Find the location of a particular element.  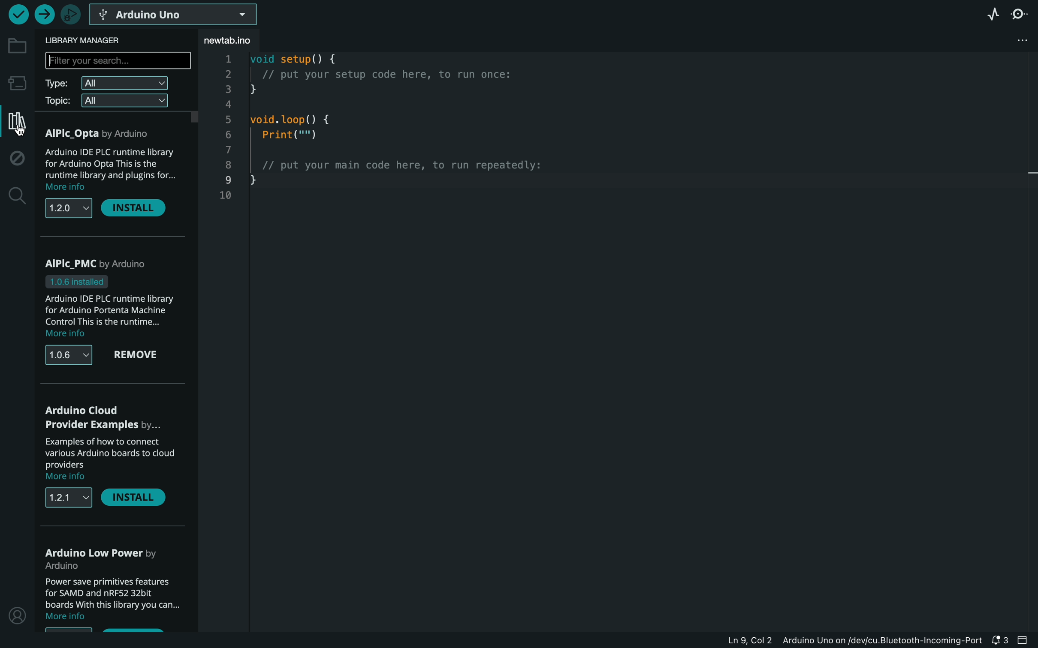

description is located at coordinates (110, 317).